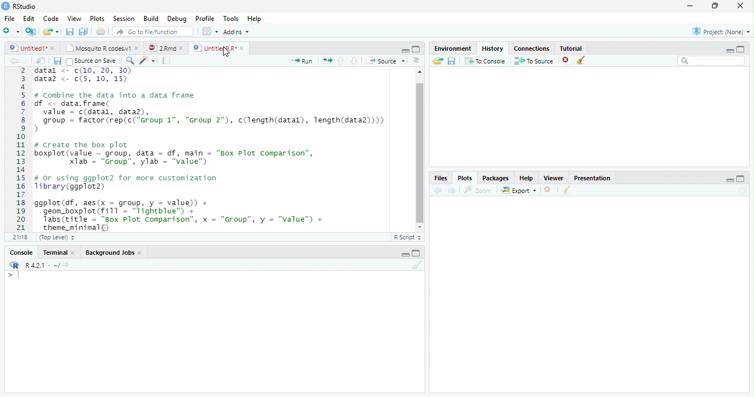 The height and width of the screenshot is (397, 754). What do you see at coordinates (740, 6) in the screenshot?
I see `close` at bounding box center [740, 6].